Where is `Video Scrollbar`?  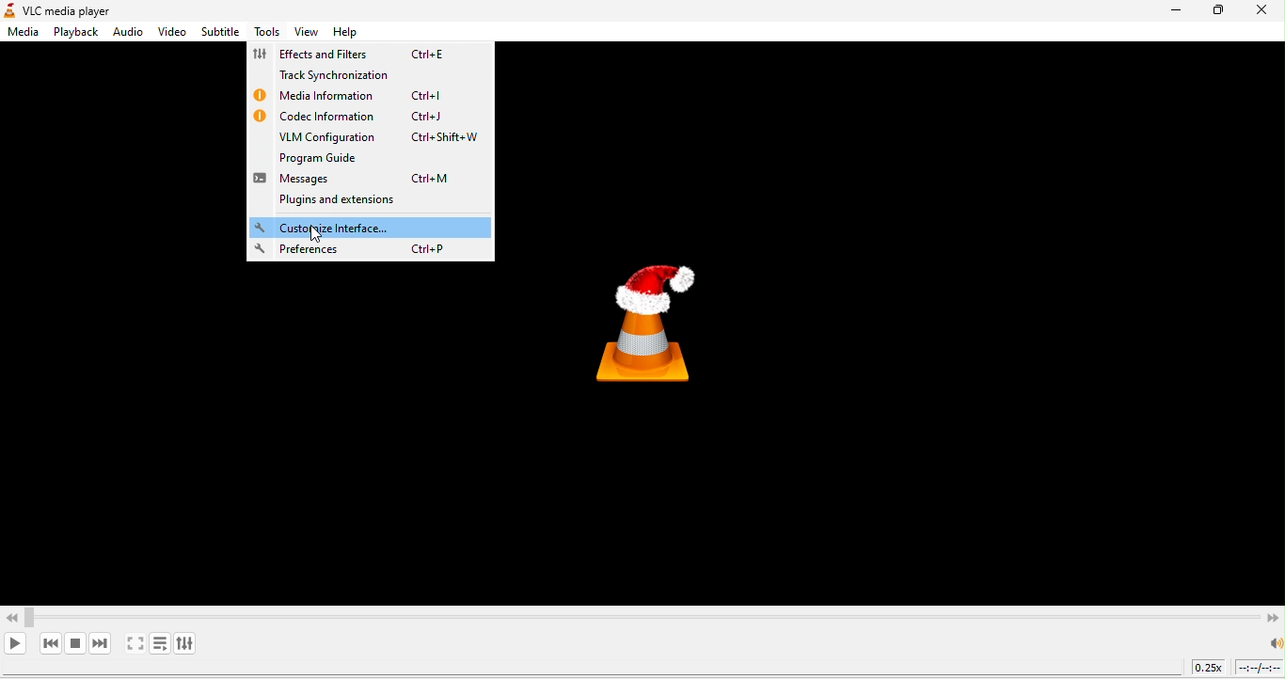
Video Scrollbar is located at coordinates (642, 613).